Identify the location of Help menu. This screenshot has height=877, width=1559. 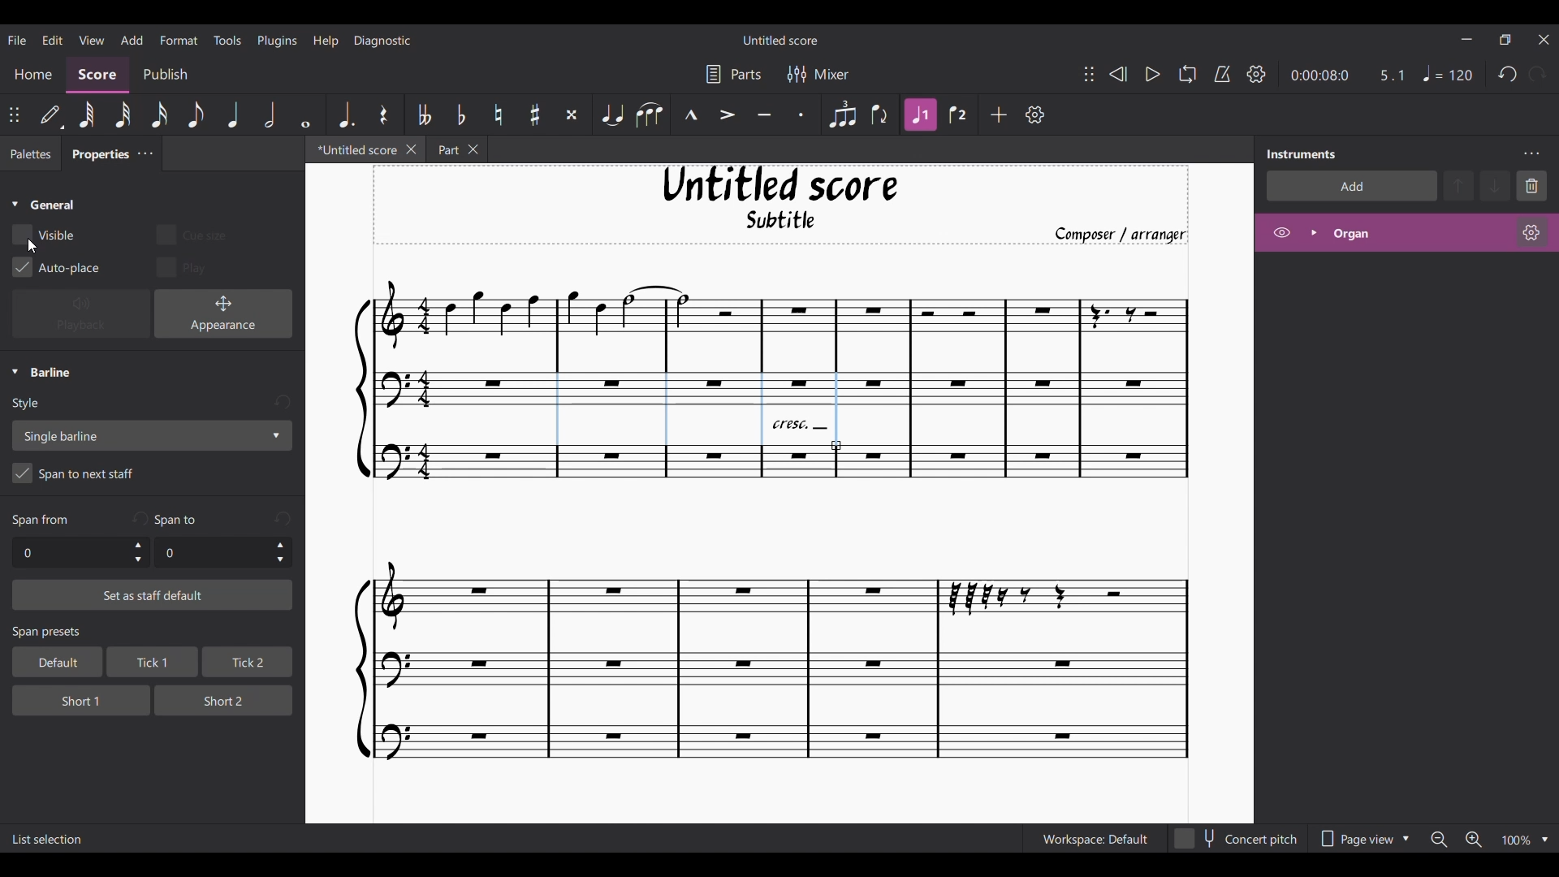
(326, 40).